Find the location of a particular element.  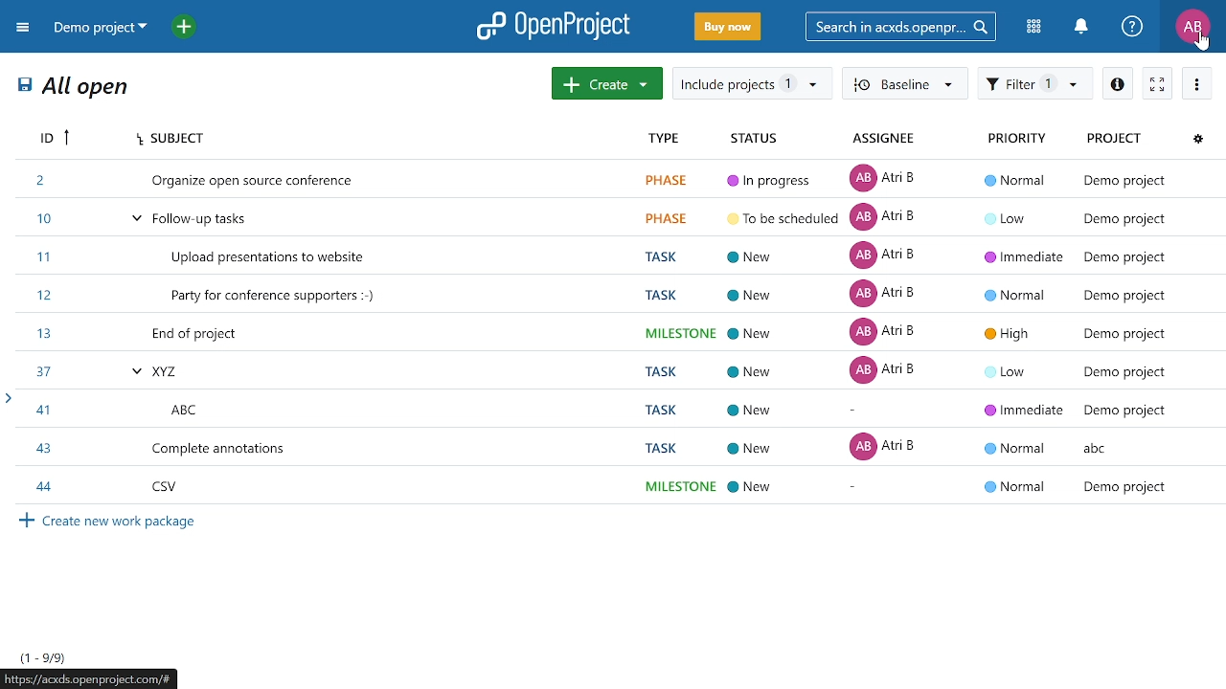

Open Menu is located at coordinates (26, 31).